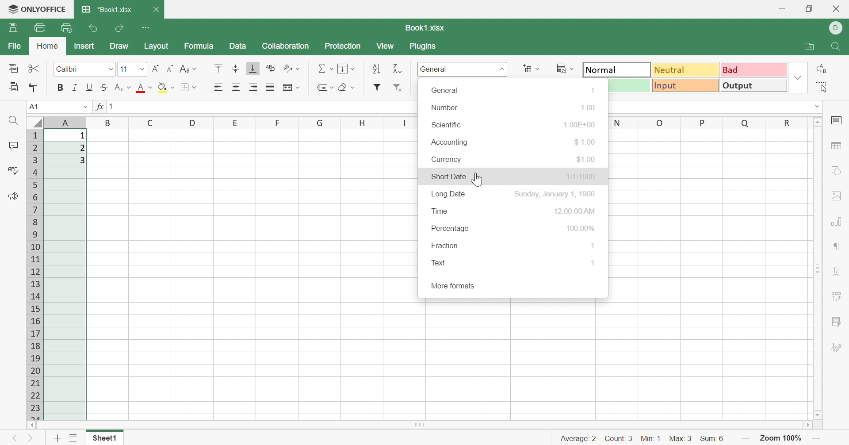 The height and width of the screenshot is (445, 849). What do you see at coordinates (755, 85) in the screenshot?
I see `Output` at bounding box center [755, 85].